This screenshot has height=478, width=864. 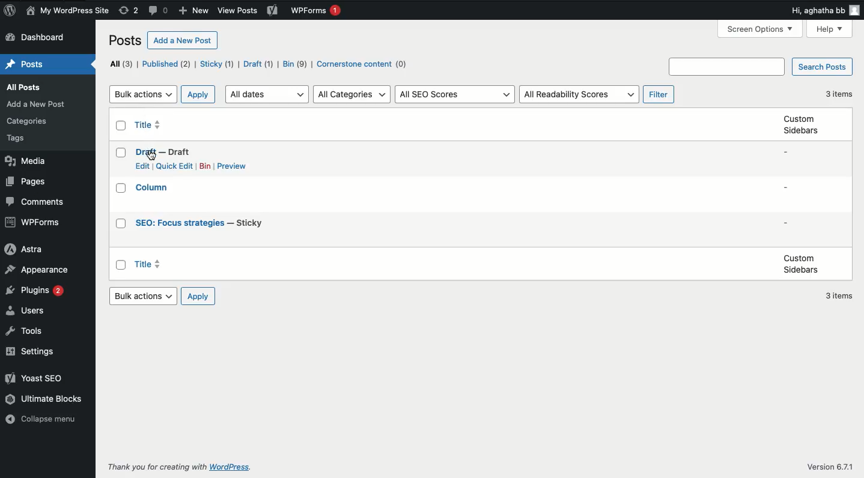 I want to click on All dates, so click(x=267, y=94).